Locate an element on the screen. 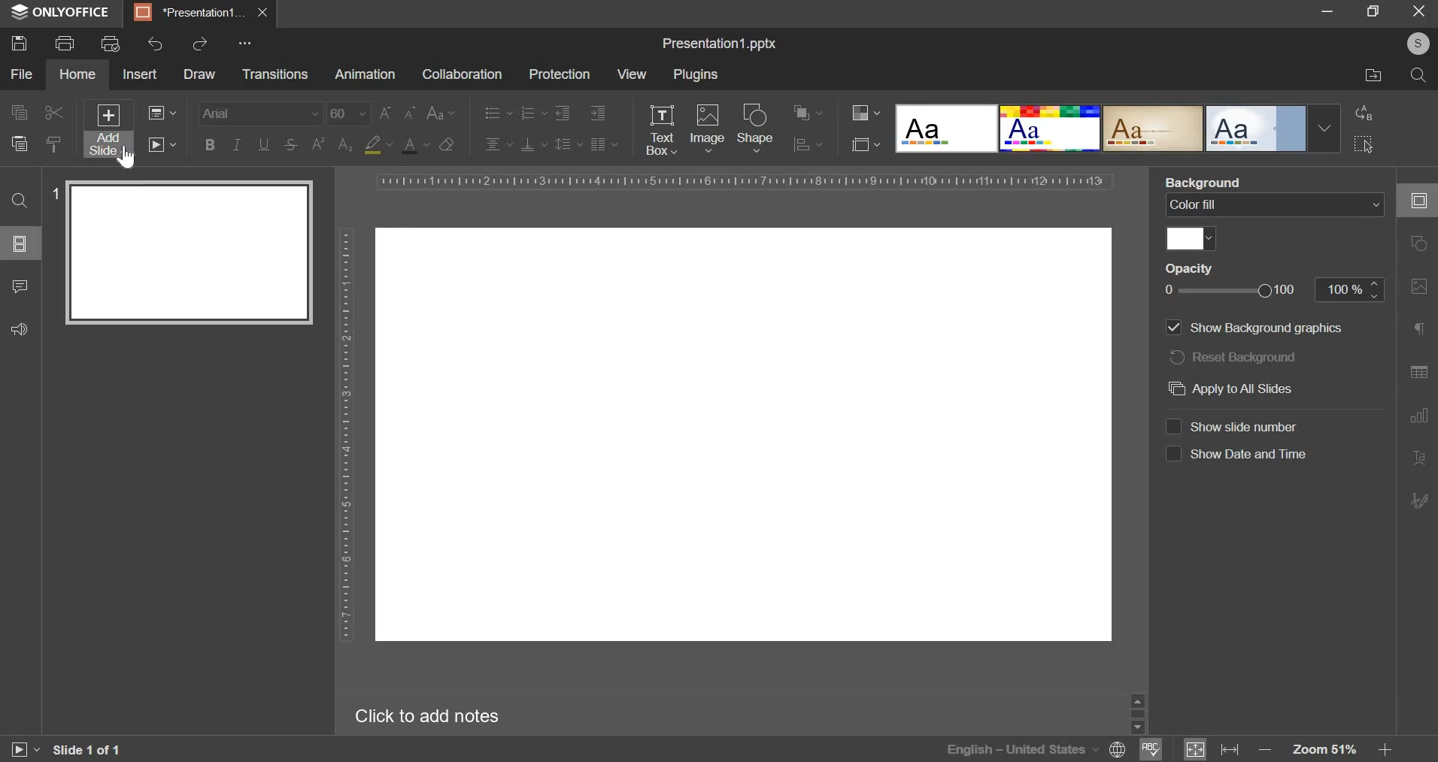 Image resolution: width=1438 pixels, height=762 pixels. fill color is located at coordinates (378, 145).